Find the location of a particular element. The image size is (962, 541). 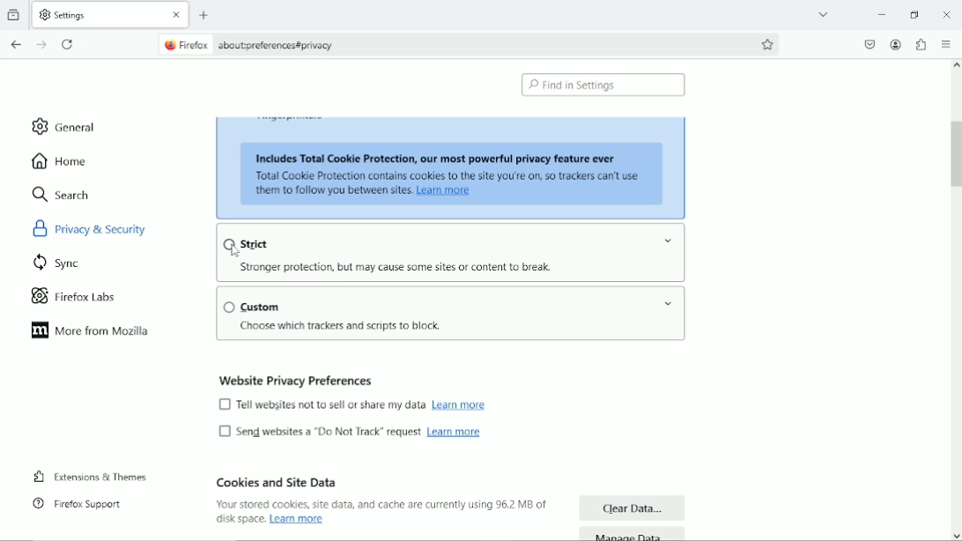

Checkbox  is located at coordinates (225, 430).